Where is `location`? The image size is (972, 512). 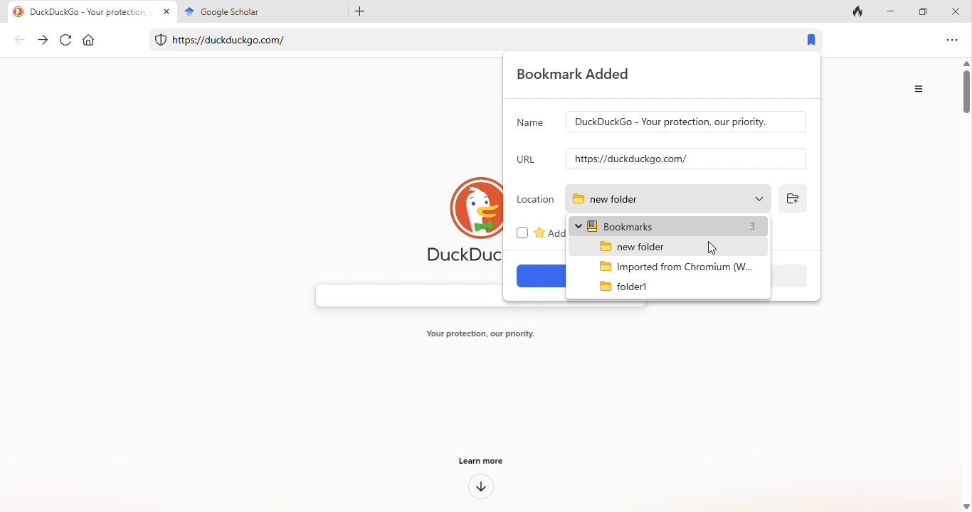
location is located at coordinates (535, 200).